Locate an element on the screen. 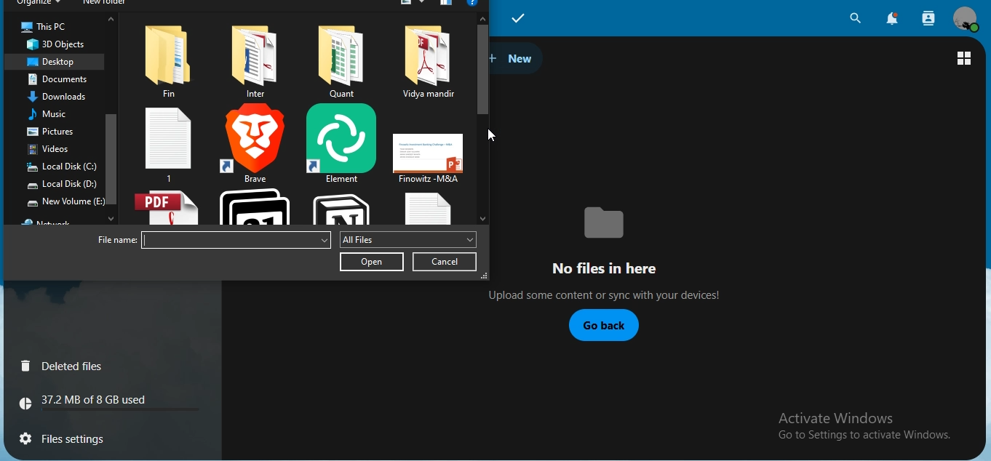 Image resolution: width=991 pixels, height=461 pixels. videos is located at coordinates (54, 148).